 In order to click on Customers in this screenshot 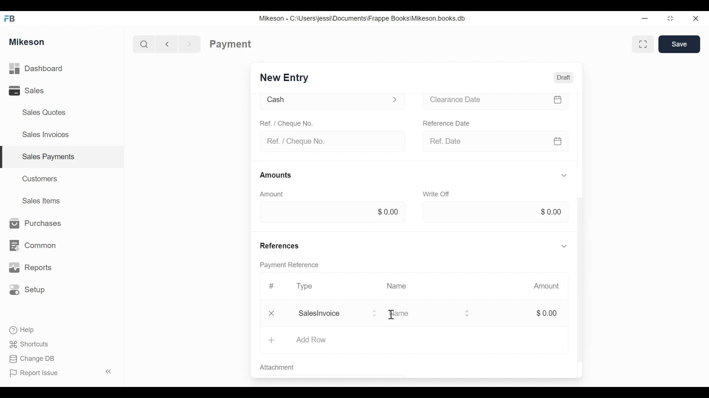, I will do `click(42, 178)`.